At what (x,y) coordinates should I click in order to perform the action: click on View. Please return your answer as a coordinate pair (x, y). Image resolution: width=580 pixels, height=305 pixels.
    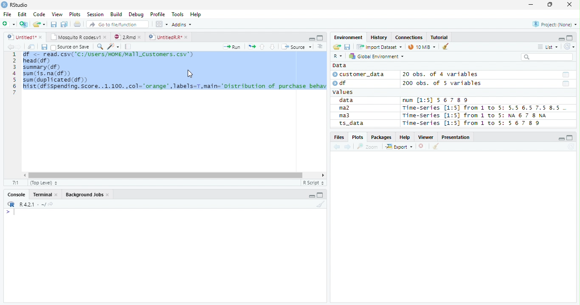
    Looking at the image, I should click on (58, 14).